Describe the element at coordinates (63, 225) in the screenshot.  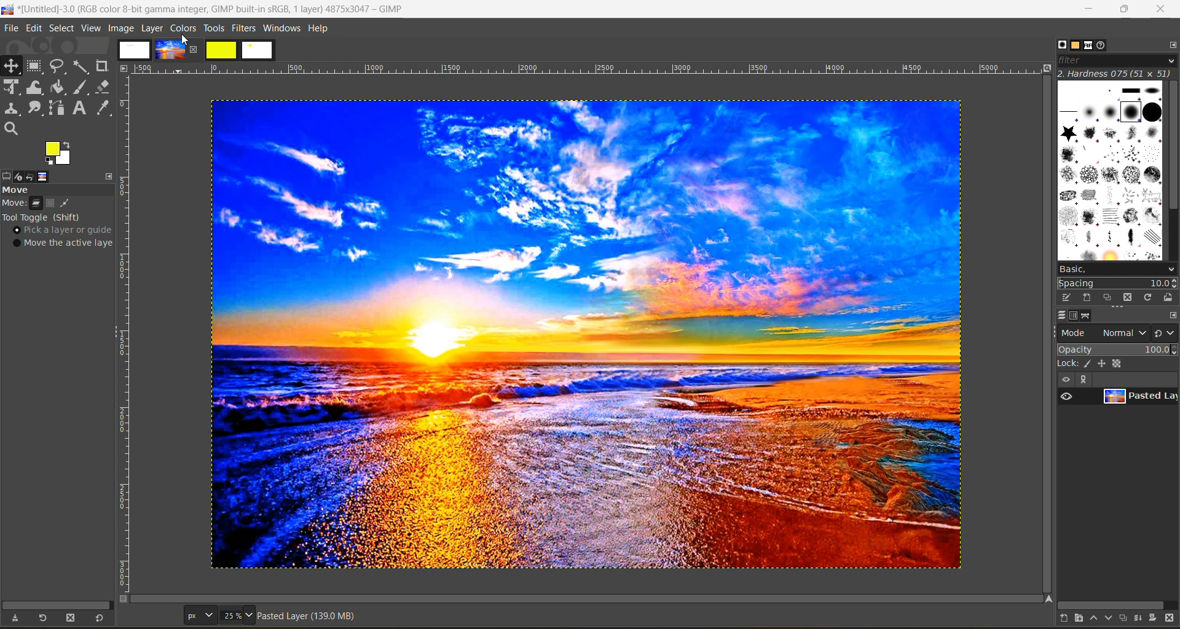
I see `metadata` at that location.